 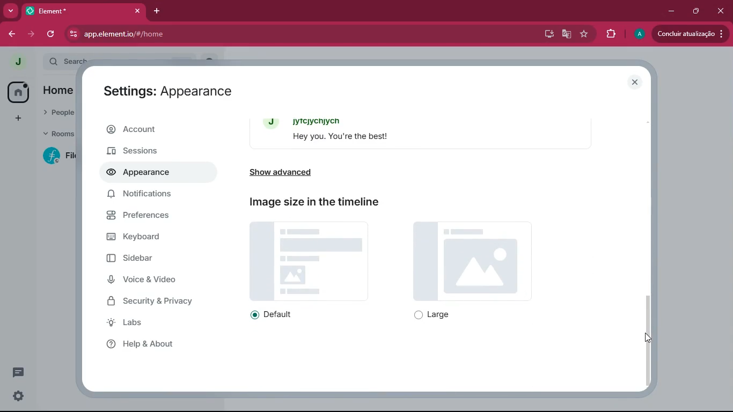 I want to click on forward, so click(x=33, y=34).